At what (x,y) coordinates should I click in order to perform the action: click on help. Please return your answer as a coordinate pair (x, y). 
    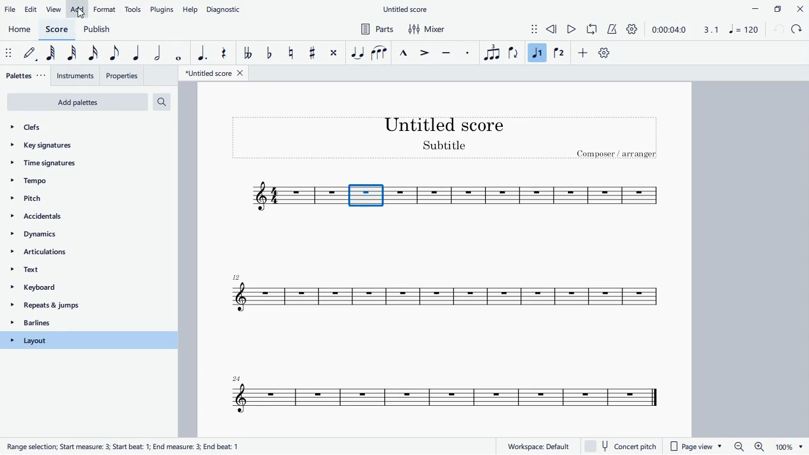
    Looking at the image, I should click on (191, 9).